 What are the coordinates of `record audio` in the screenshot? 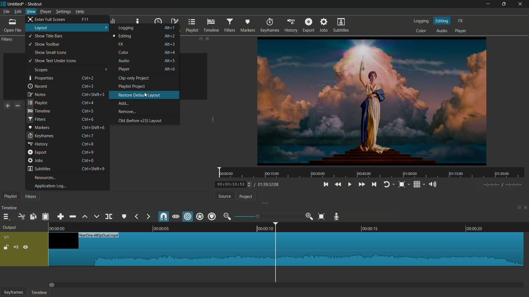 It's located at (338, 217).